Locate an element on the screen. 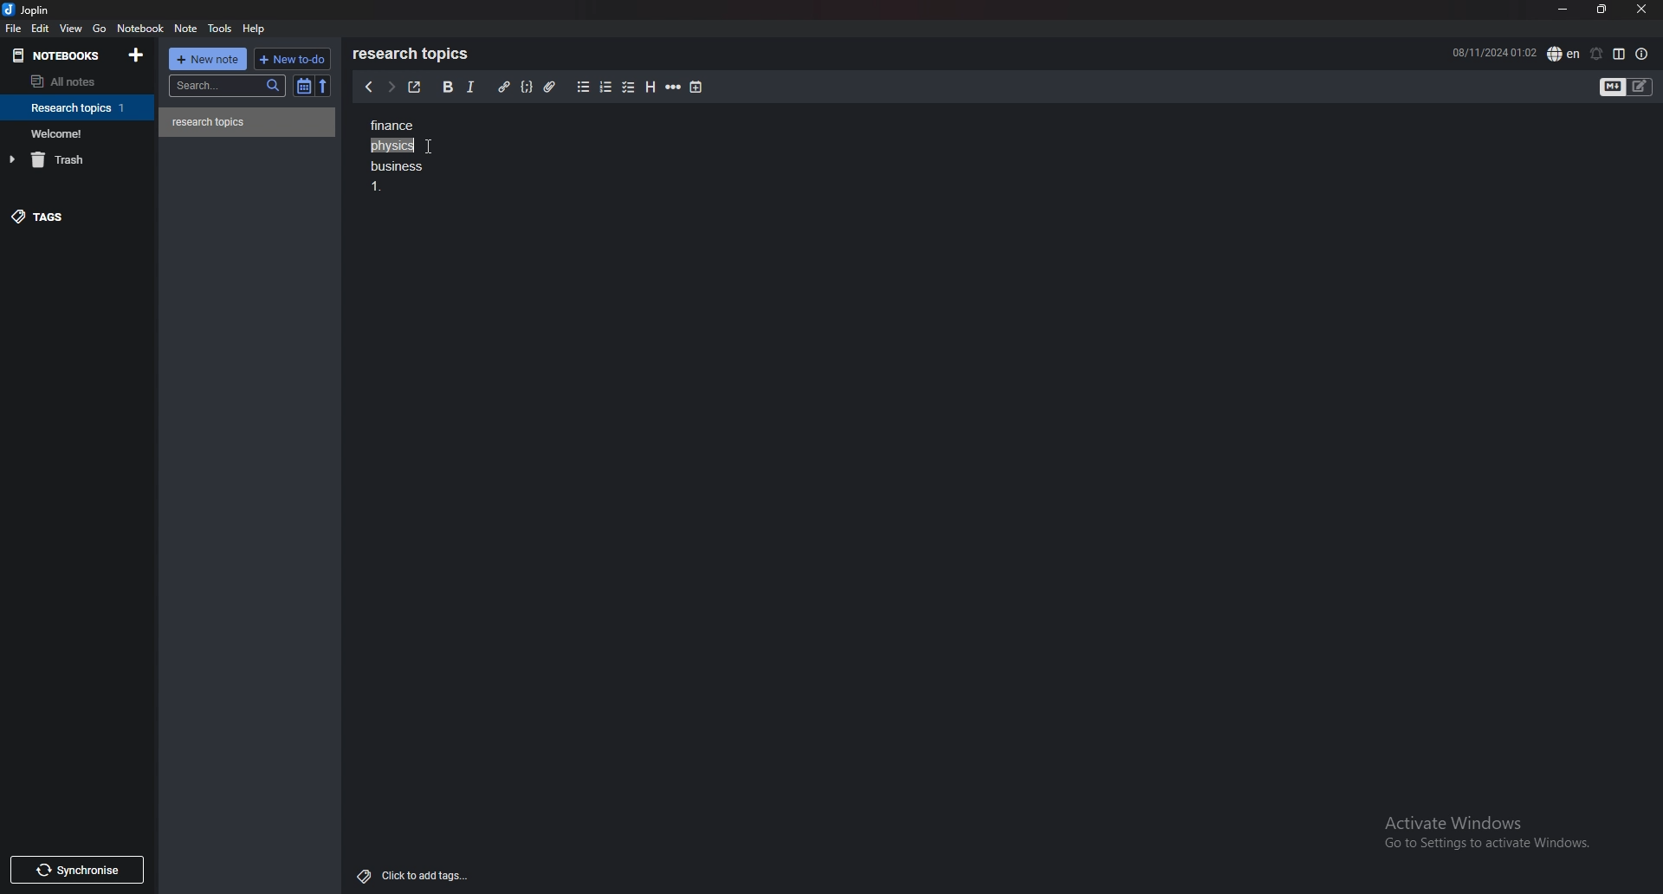 This screenshot has height=894, width=1663. search bar is located at coordinates (229, 85).